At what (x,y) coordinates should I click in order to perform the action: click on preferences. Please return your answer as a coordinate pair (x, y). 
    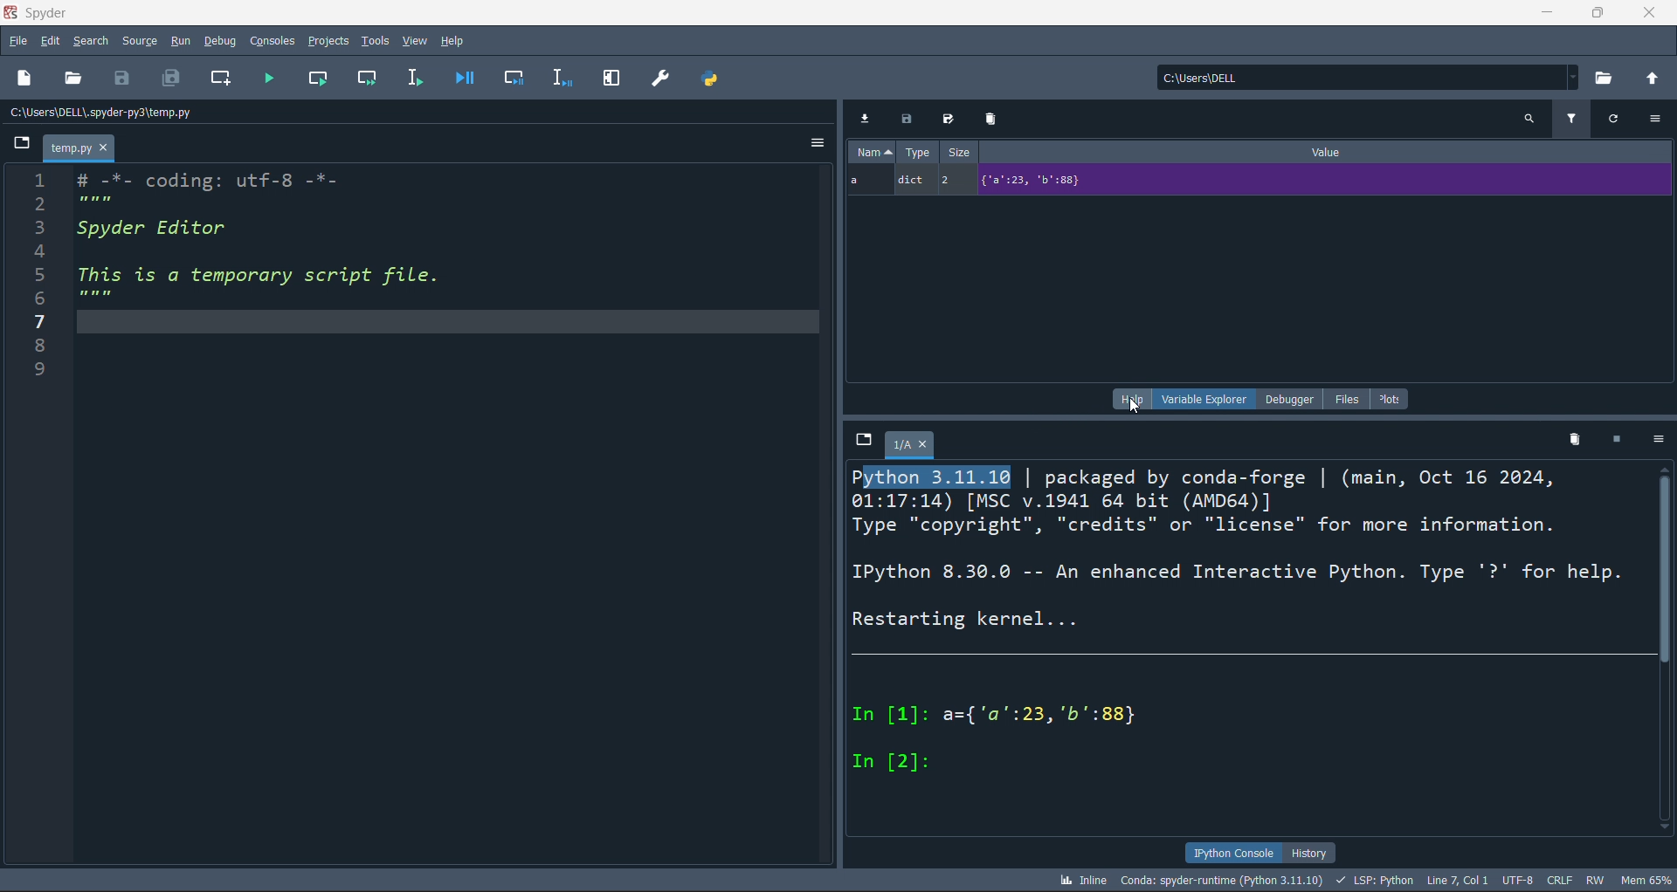
    Looking at the image, I should click on (657, 77).